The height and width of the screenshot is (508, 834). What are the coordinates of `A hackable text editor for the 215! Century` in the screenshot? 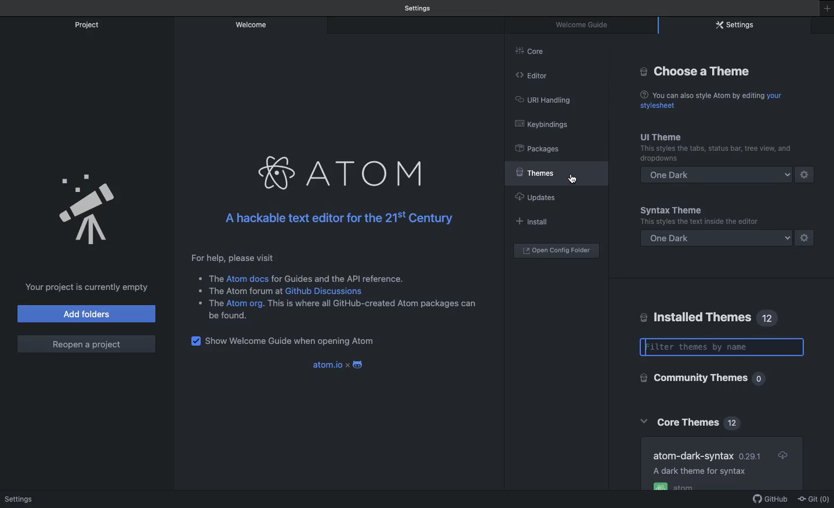 It's located at (336, 219).